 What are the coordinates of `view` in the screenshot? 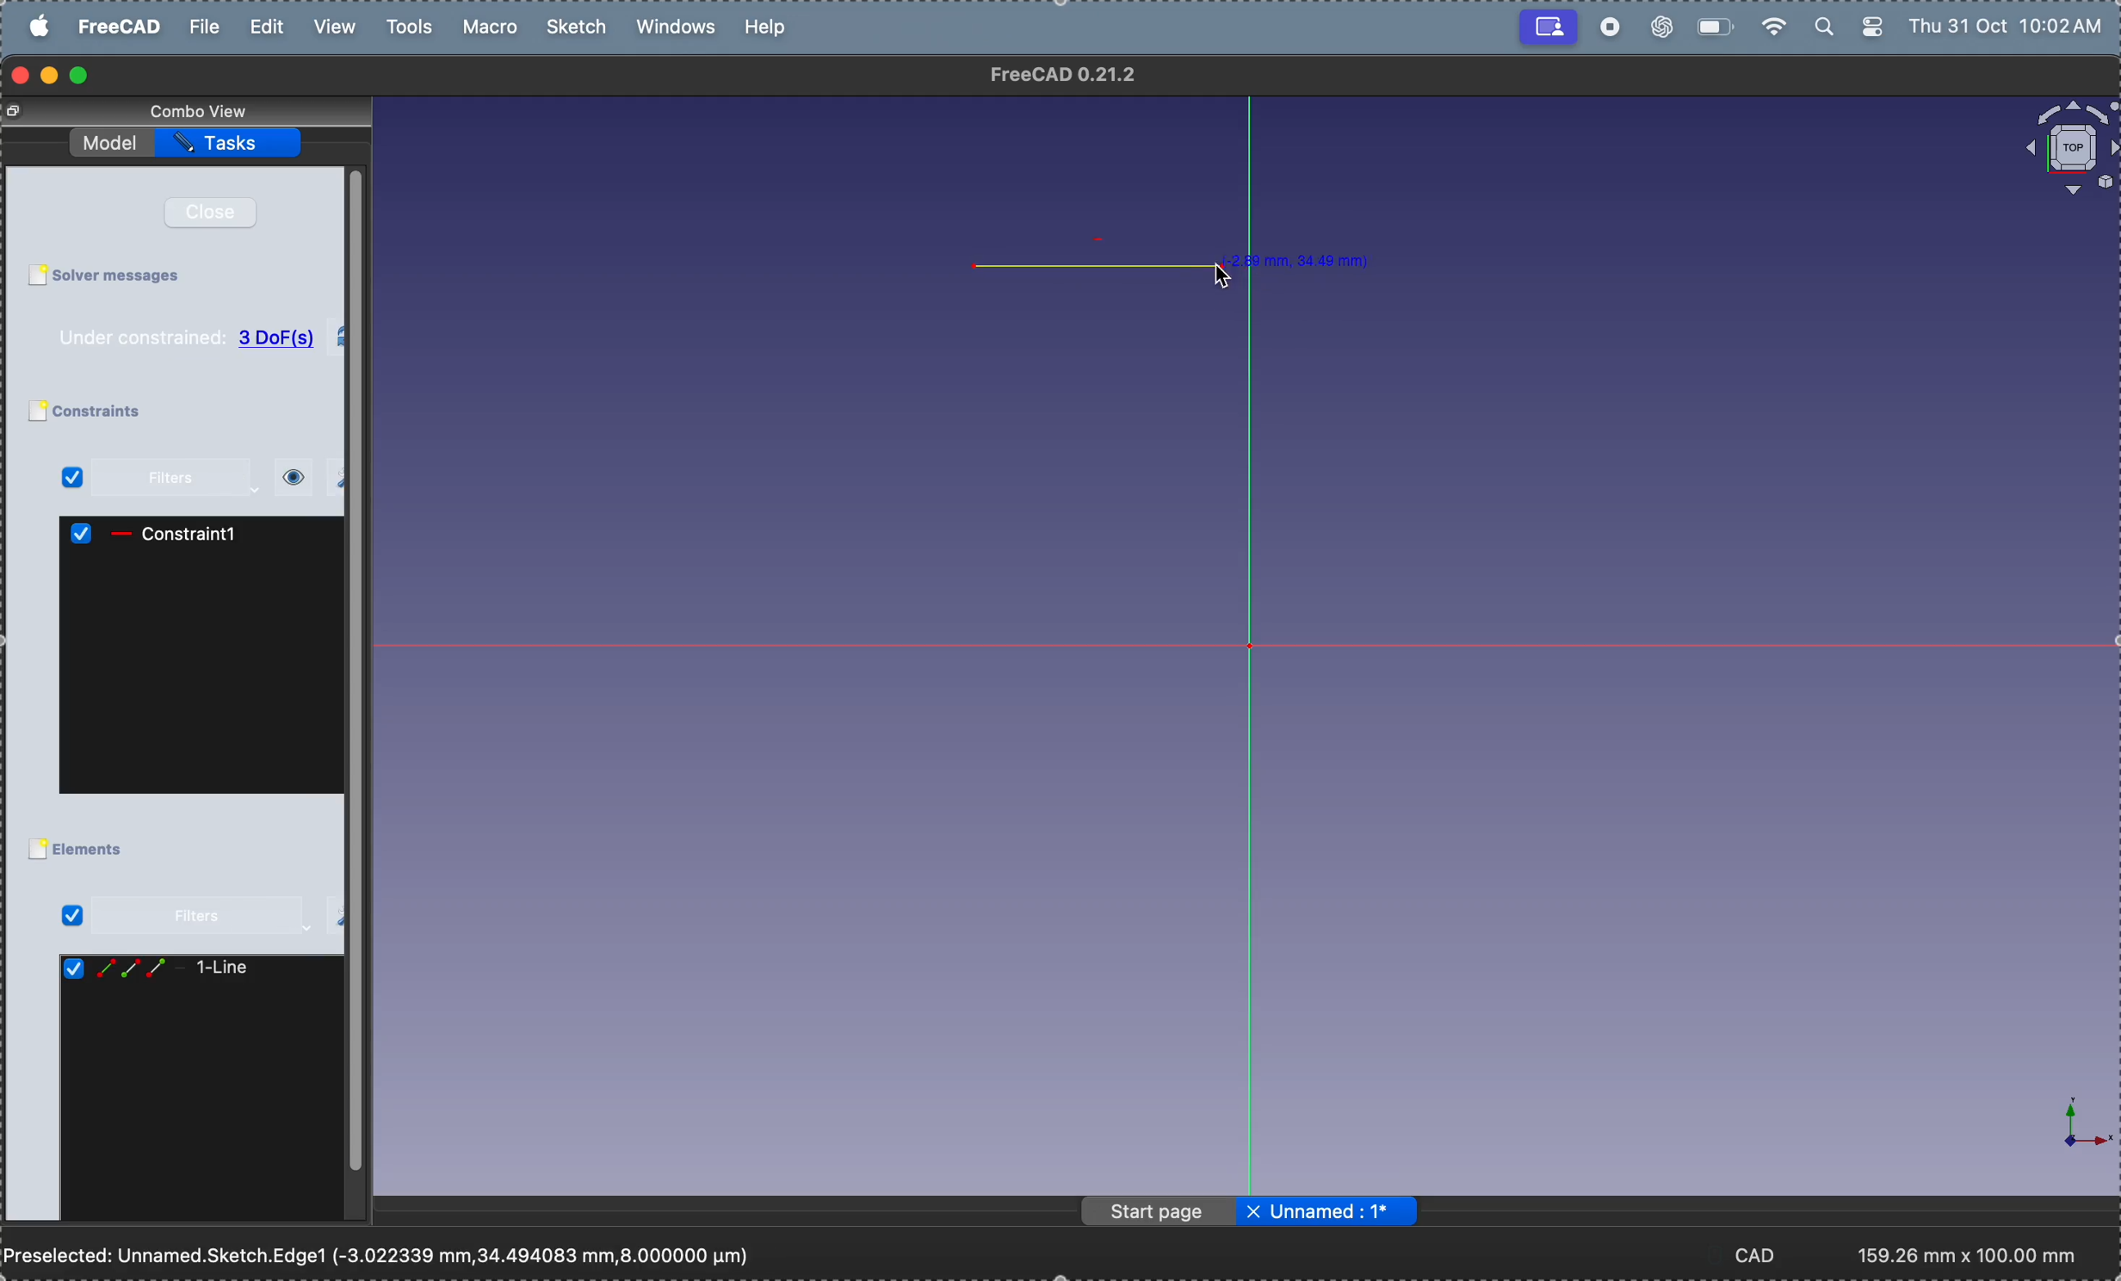 It's located at (332, 27).